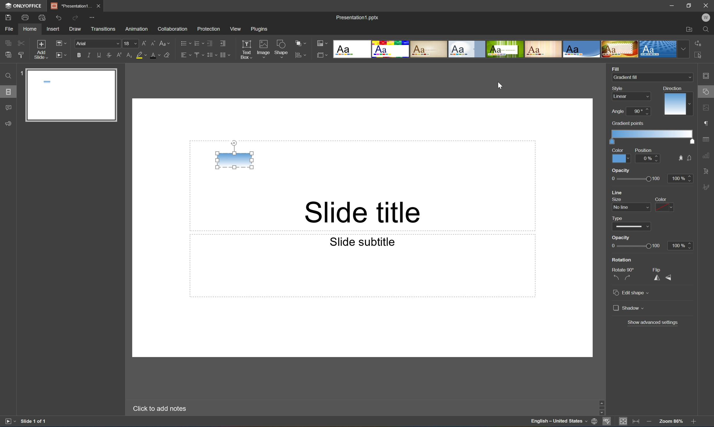 The height and width of the screenshot is (427, 714). What do you see at coordinates (675, 104) in the screenshot?
I see `Gradient direction` at bounding box center [675, 104].